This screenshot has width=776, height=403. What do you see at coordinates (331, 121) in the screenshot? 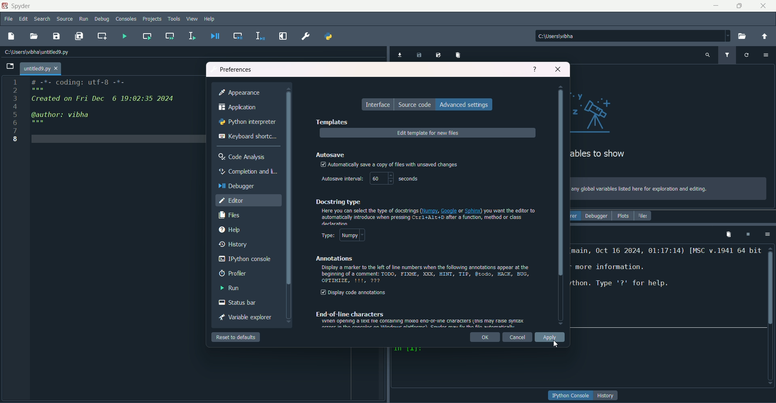
I see `templates` at bounding box center [331, 121].